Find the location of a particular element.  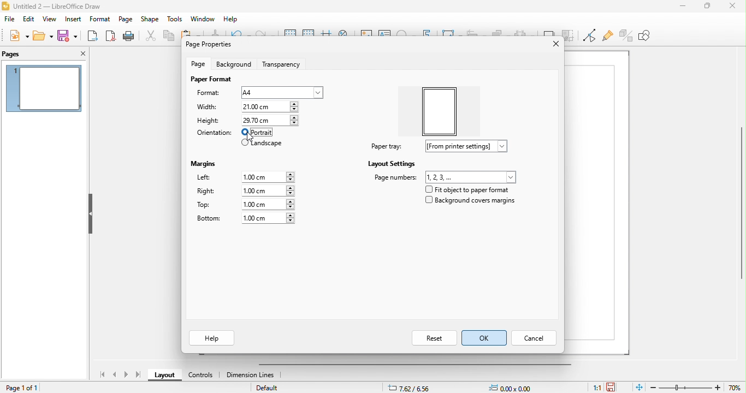

landscape is located at coordinates (263, 144).